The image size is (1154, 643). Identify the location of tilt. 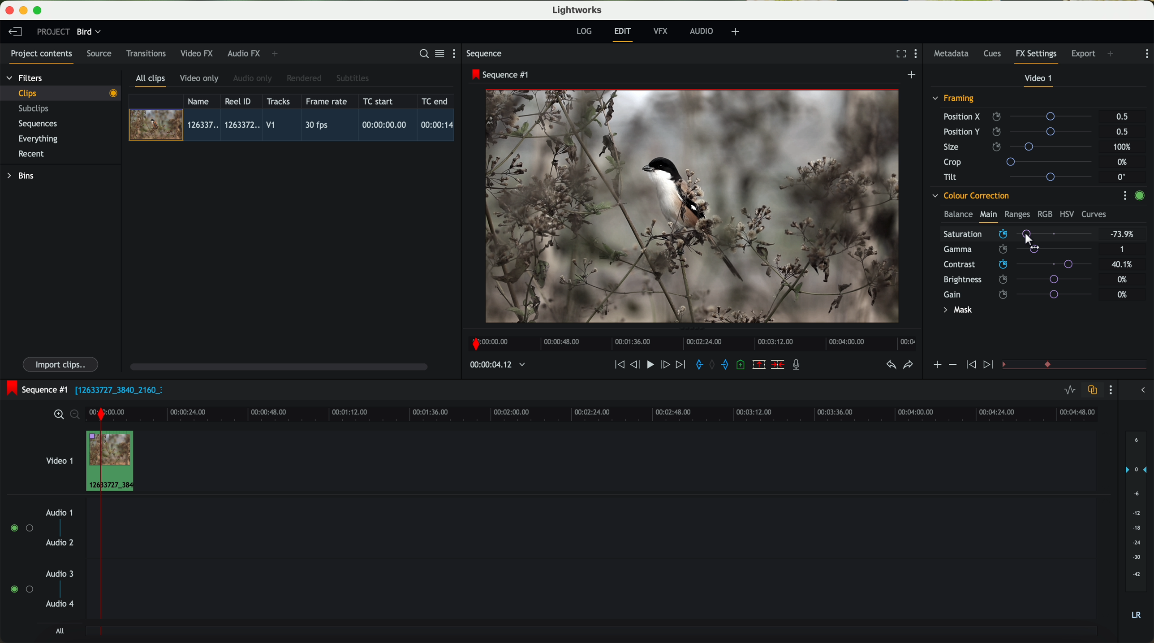
(1022, 177).